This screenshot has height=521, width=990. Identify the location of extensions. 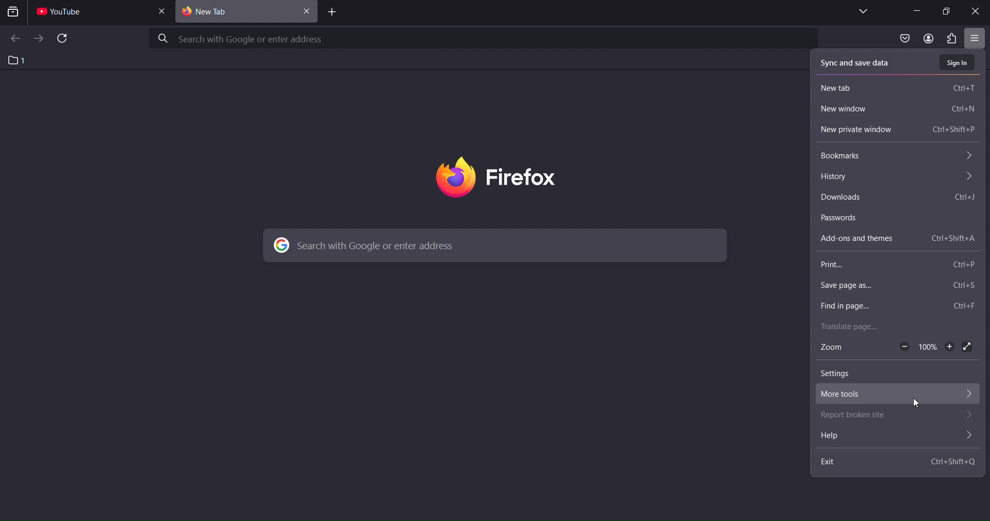
(953, 39).